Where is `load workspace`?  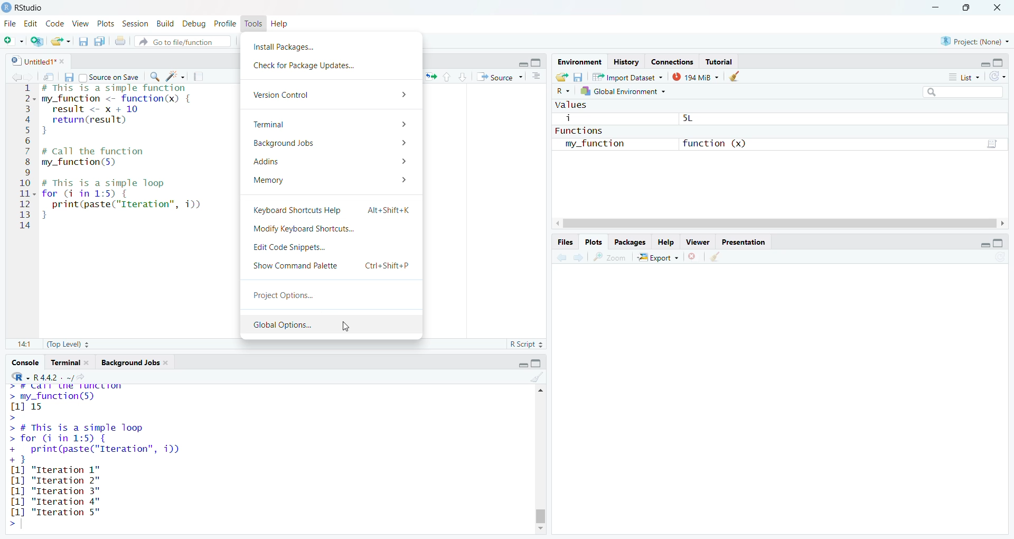 load workspace is located at coordinates (562, 77).